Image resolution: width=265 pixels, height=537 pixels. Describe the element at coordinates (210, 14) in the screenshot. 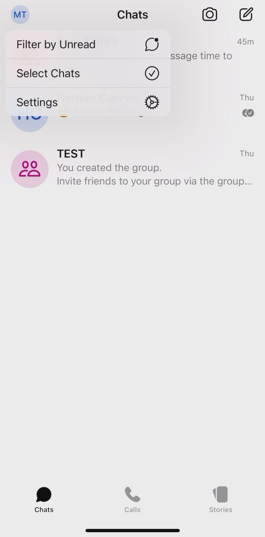

I see `camera` at that location.